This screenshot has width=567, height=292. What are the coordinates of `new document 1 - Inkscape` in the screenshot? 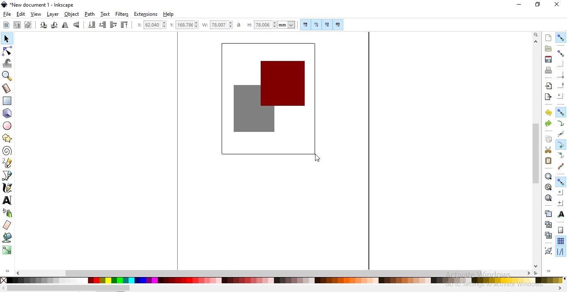 It's located at (38, 5).